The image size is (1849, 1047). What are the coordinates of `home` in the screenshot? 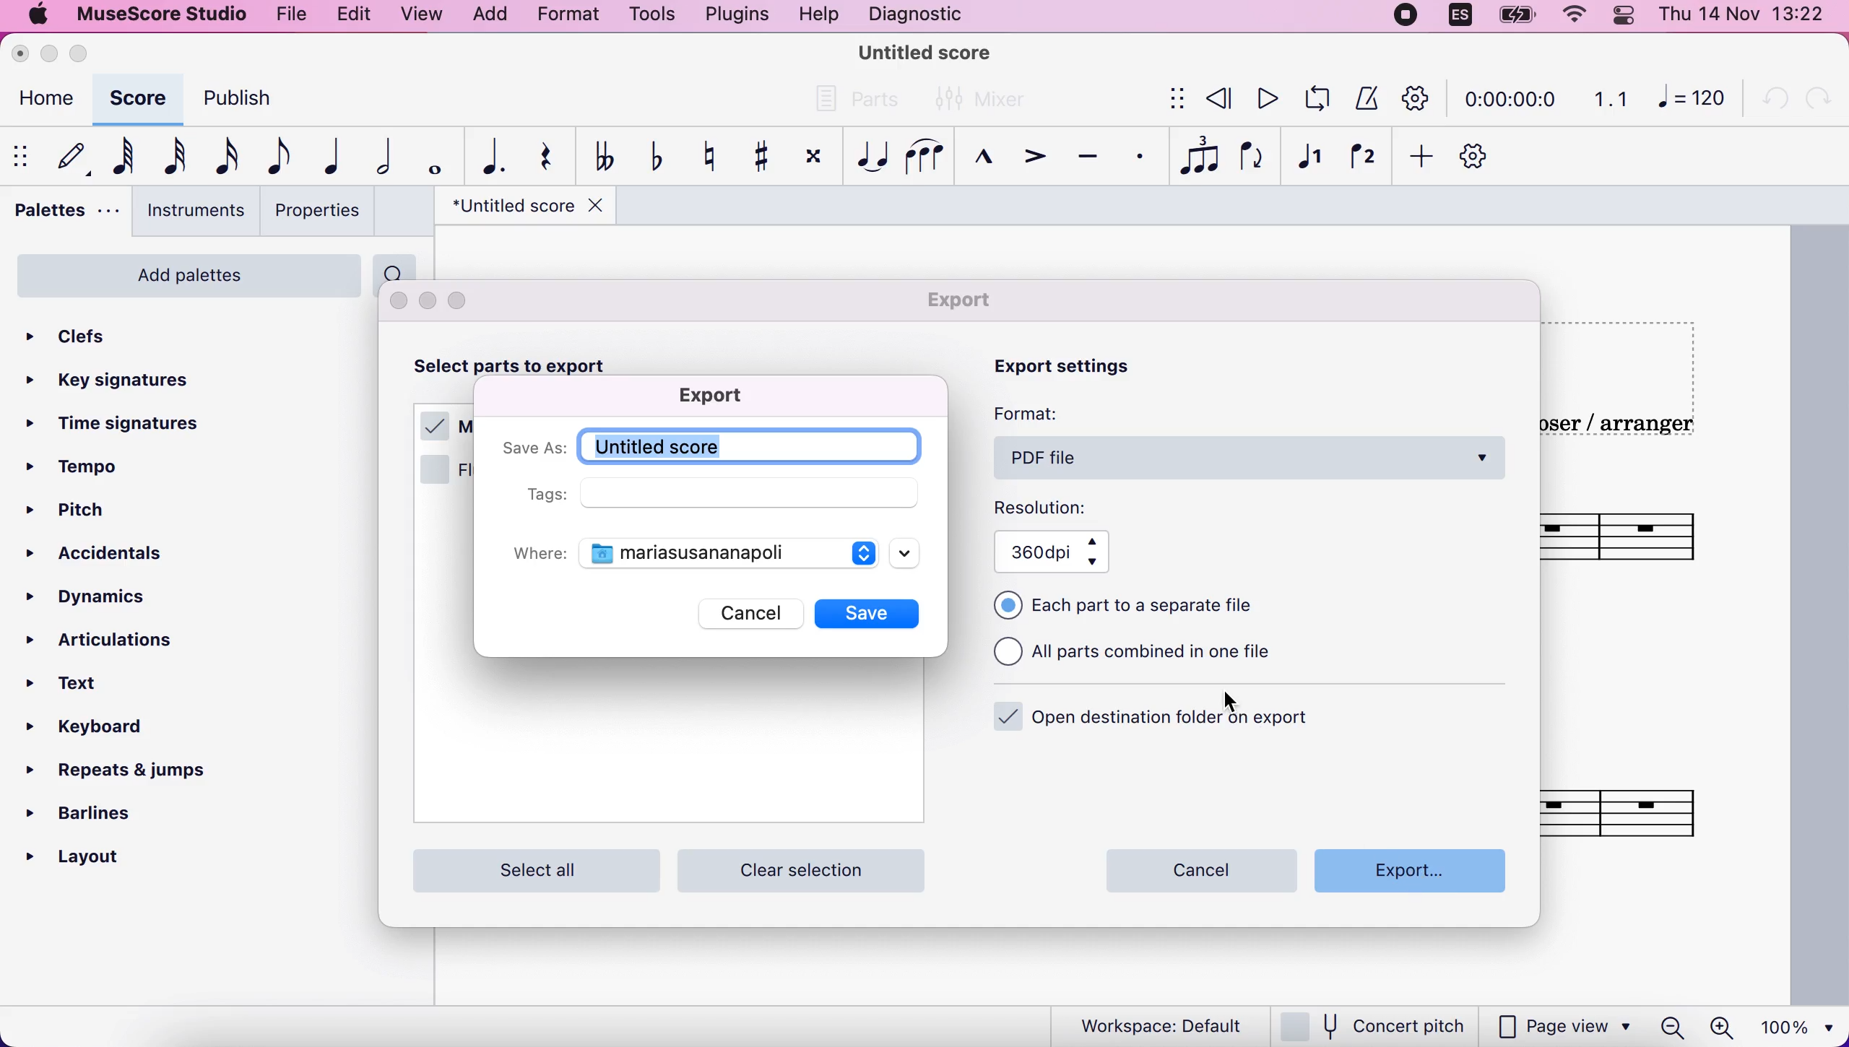 It's located at (46, 98).